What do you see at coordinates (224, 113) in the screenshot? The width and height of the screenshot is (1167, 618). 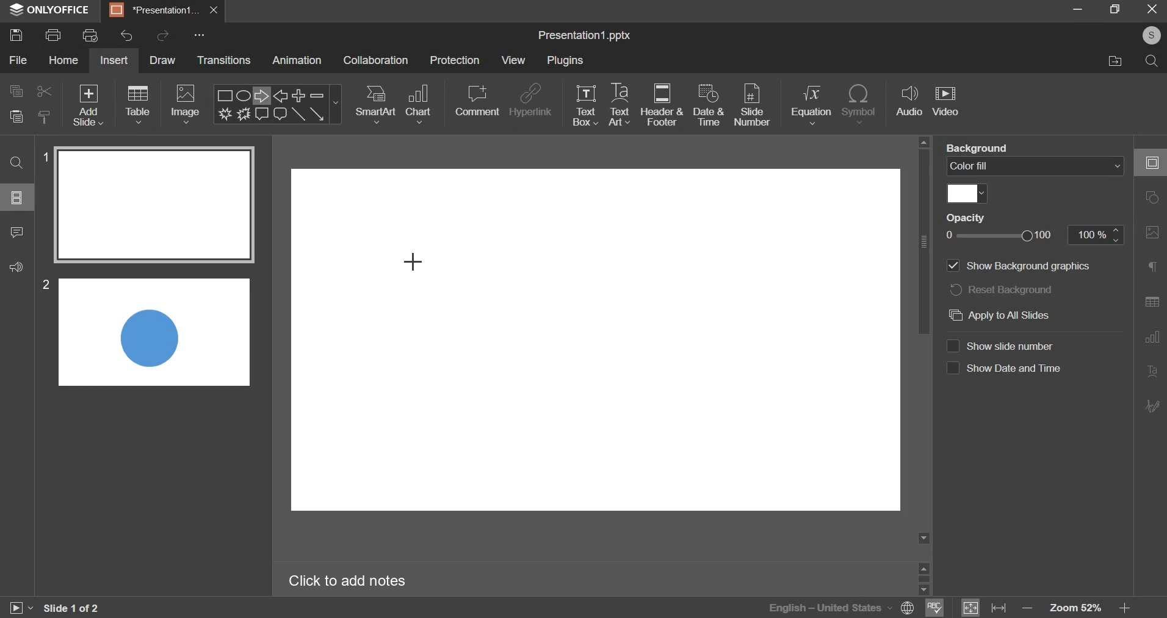 I see `Explosion 1` at bounding box center [224, 113].